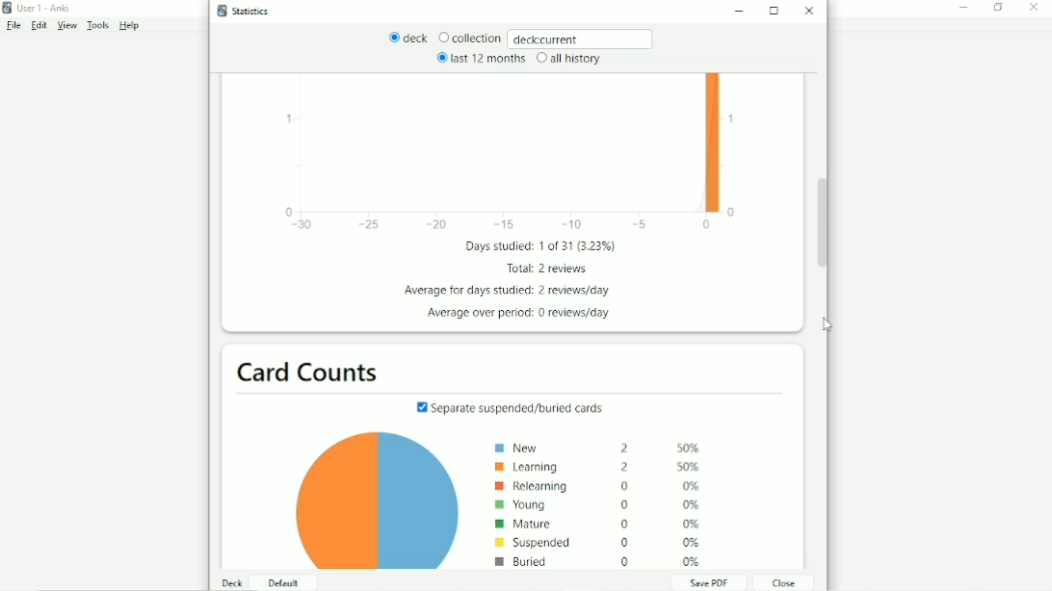 This screenshot has height=591, width=1052. What do you see at coordinates (39, 26) in the screenshot?
I see `Edit` at bounding box center [39, 26].